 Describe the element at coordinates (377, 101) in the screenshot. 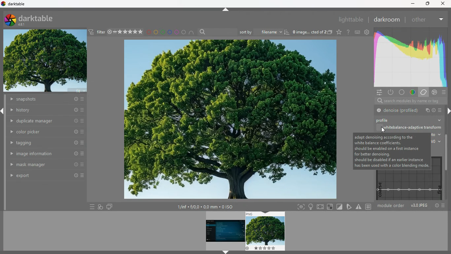

I see `search` at that location.